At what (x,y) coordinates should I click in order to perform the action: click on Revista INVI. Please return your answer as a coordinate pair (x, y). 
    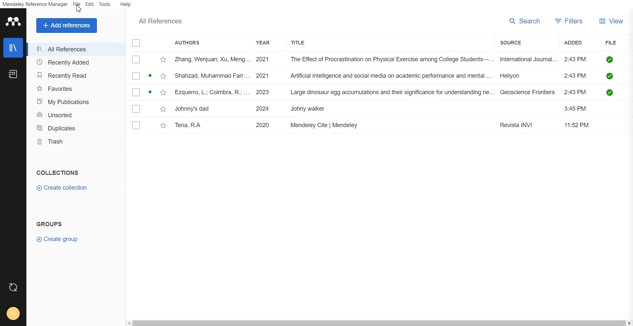
    Looking at the image, I should click on (518, 125).